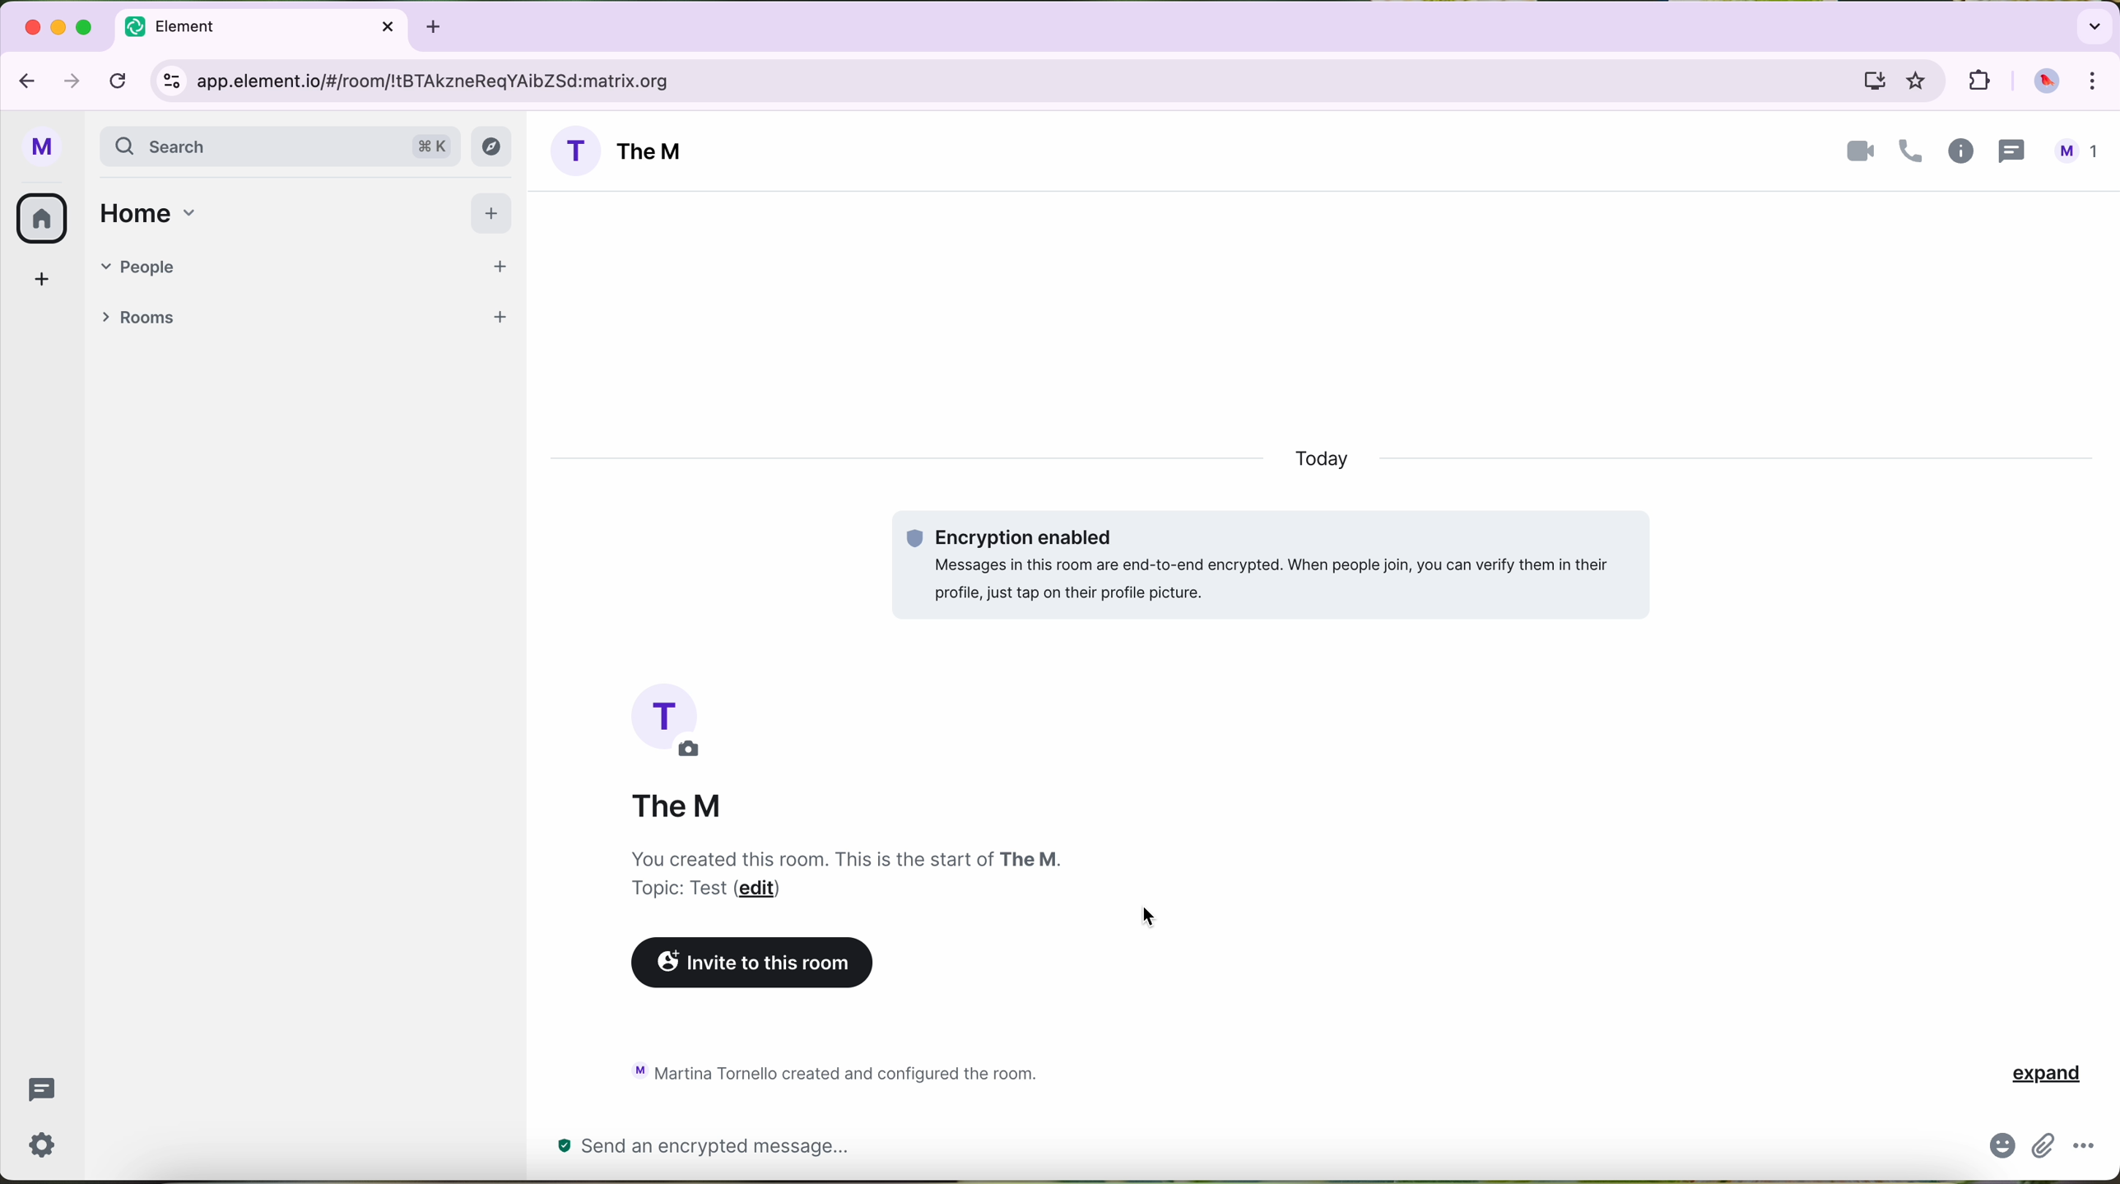  I want to click on search tabs, so click(2092, 25).